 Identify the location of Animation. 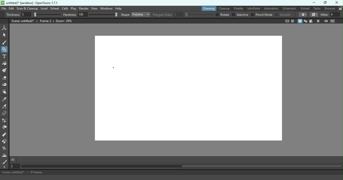
(271, 8).